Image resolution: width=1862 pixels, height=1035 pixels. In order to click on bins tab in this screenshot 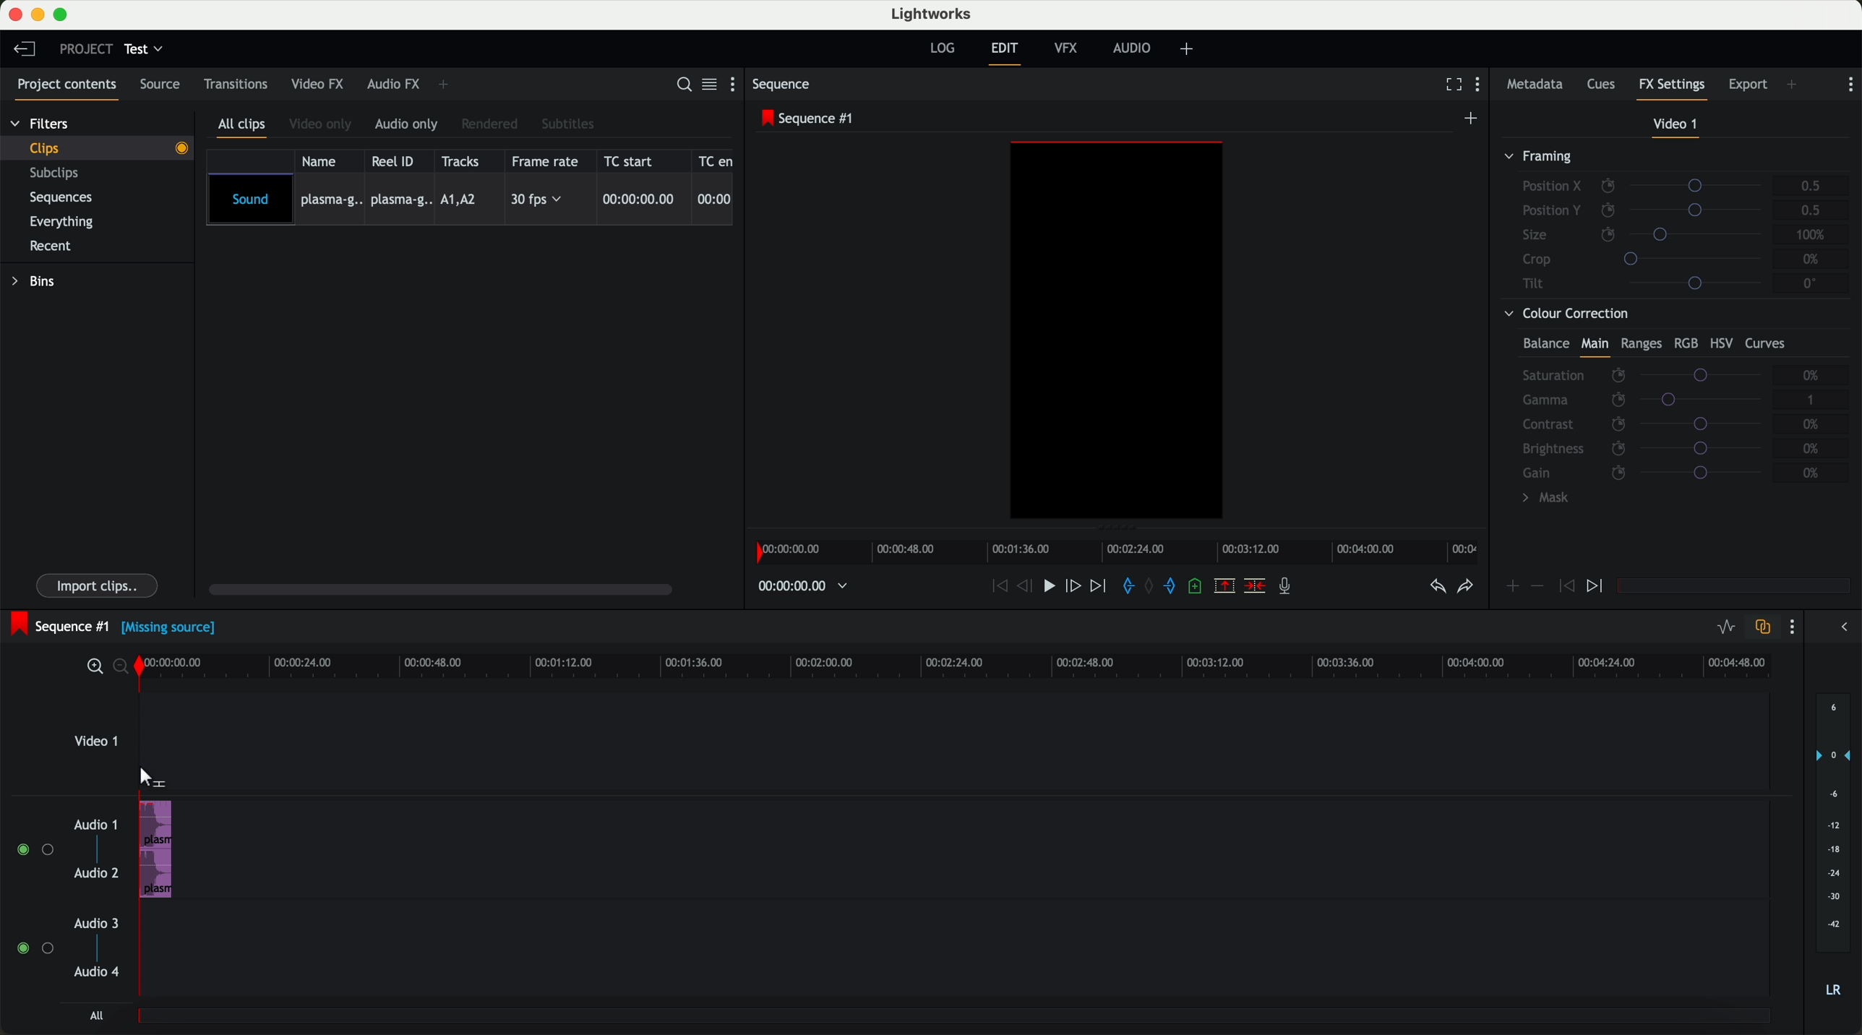, I will do `click(38, 283)`.